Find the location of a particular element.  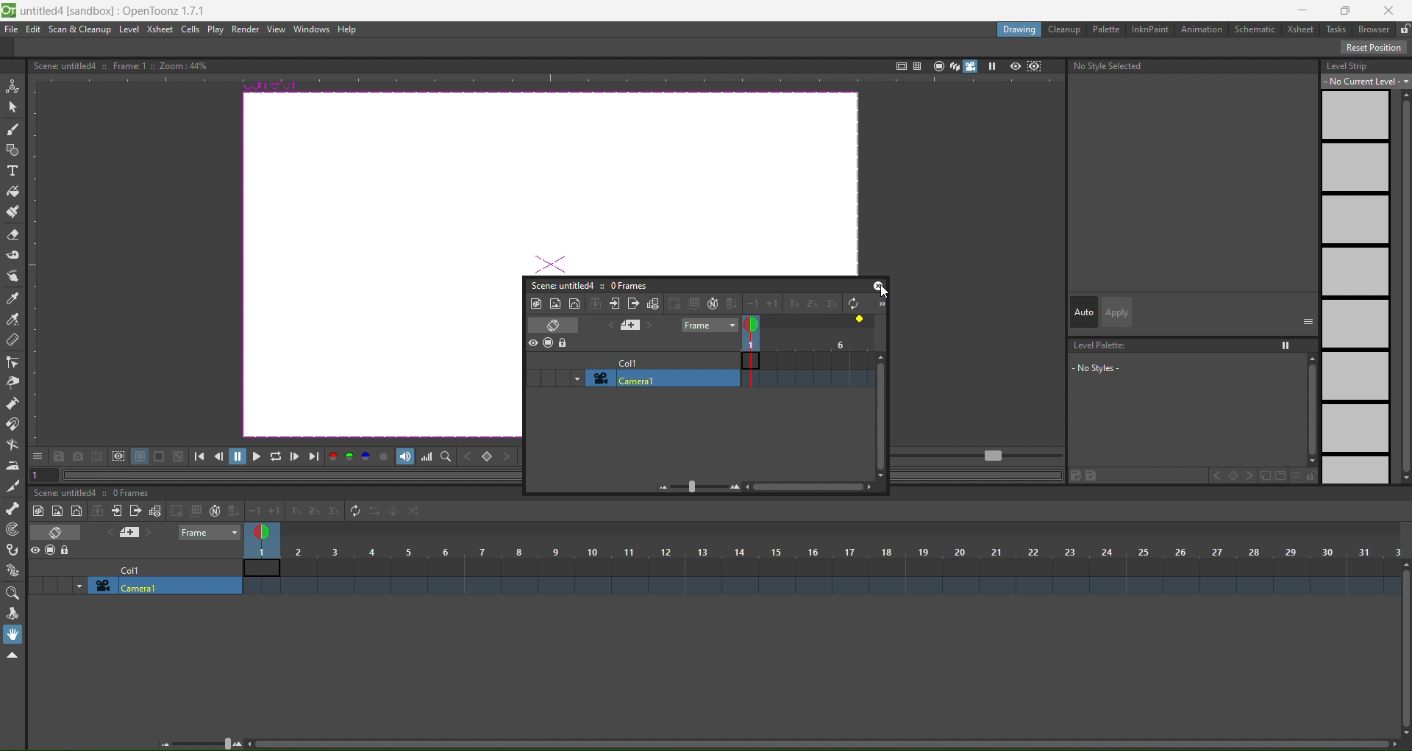

magnifier tool is located at coordinates (15, 593).